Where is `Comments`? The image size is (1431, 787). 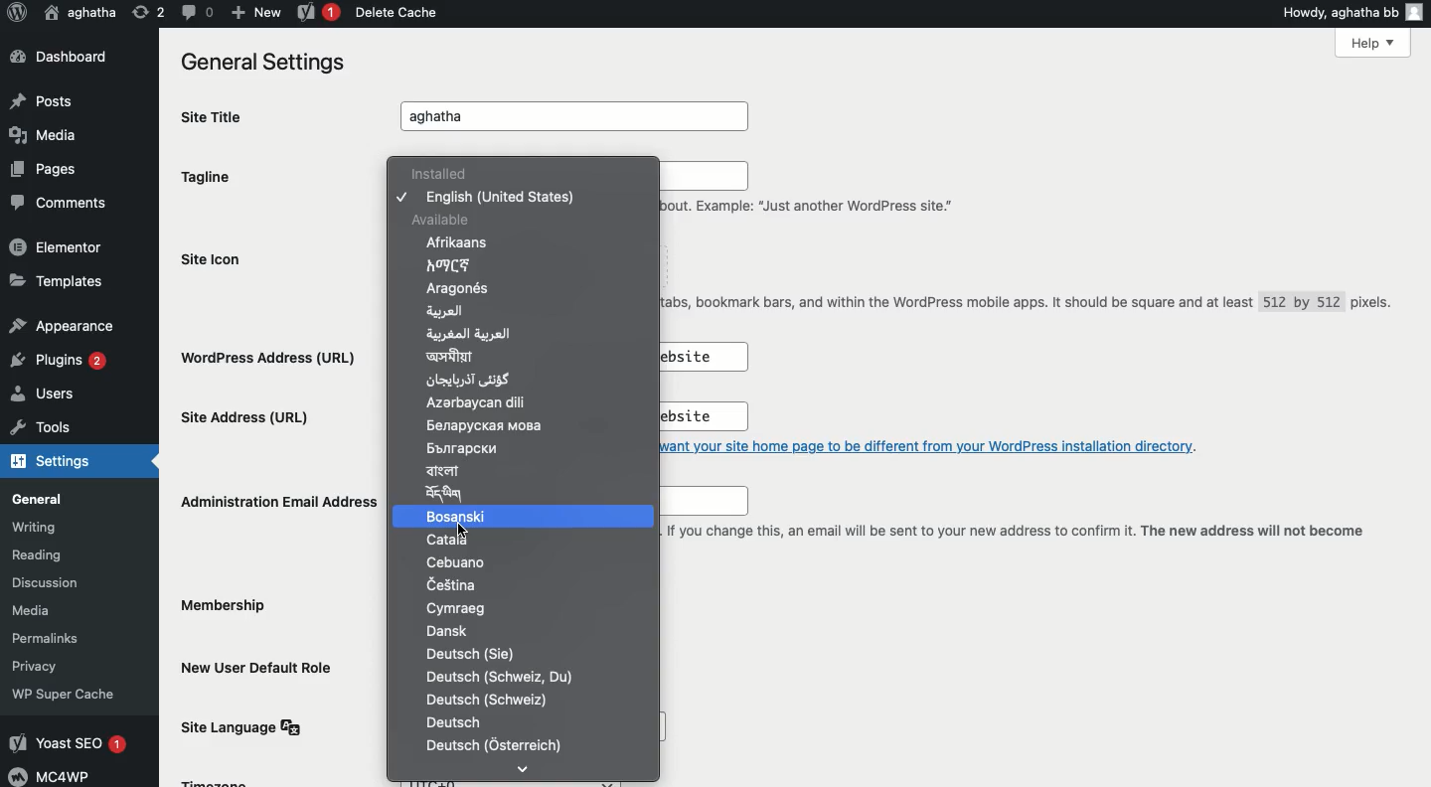 Comments is located at coordinates (54, 200).